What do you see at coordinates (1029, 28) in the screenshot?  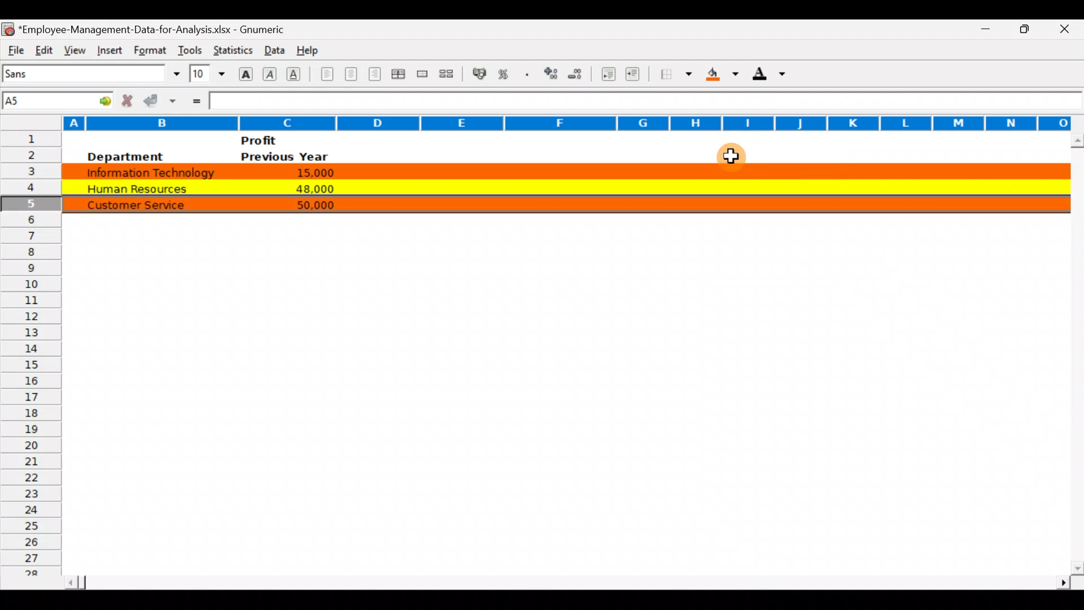 I see `Maximize` at bounding box center [1029, 28].